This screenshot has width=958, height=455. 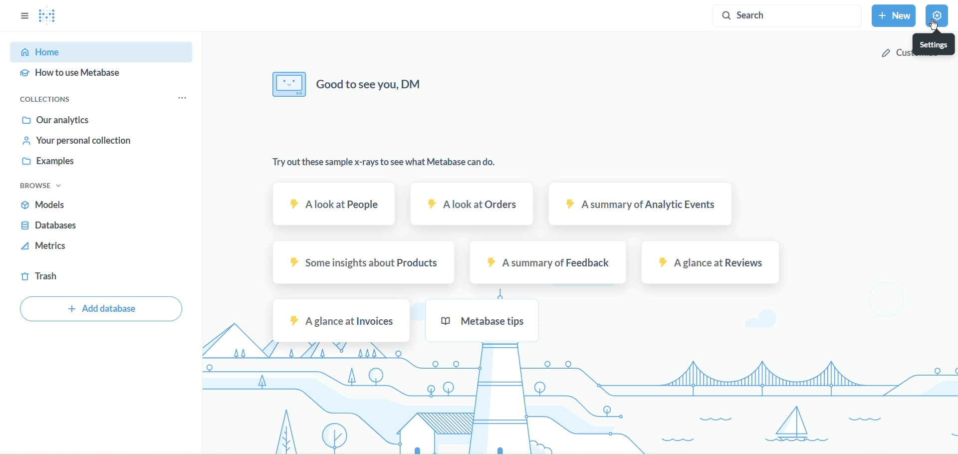 I want to click on Try out these sample x-rays to see what Metabase can do., so click(x=384, y=162).